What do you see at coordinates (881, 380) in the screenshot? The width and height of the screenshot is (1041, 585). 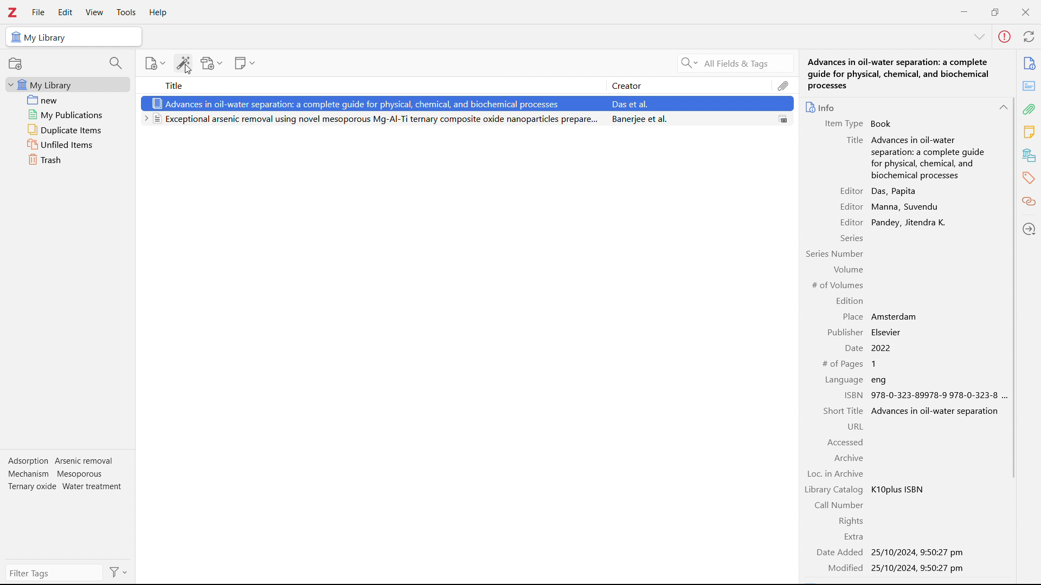 I see `Eng` at bounding box center [881, 380].